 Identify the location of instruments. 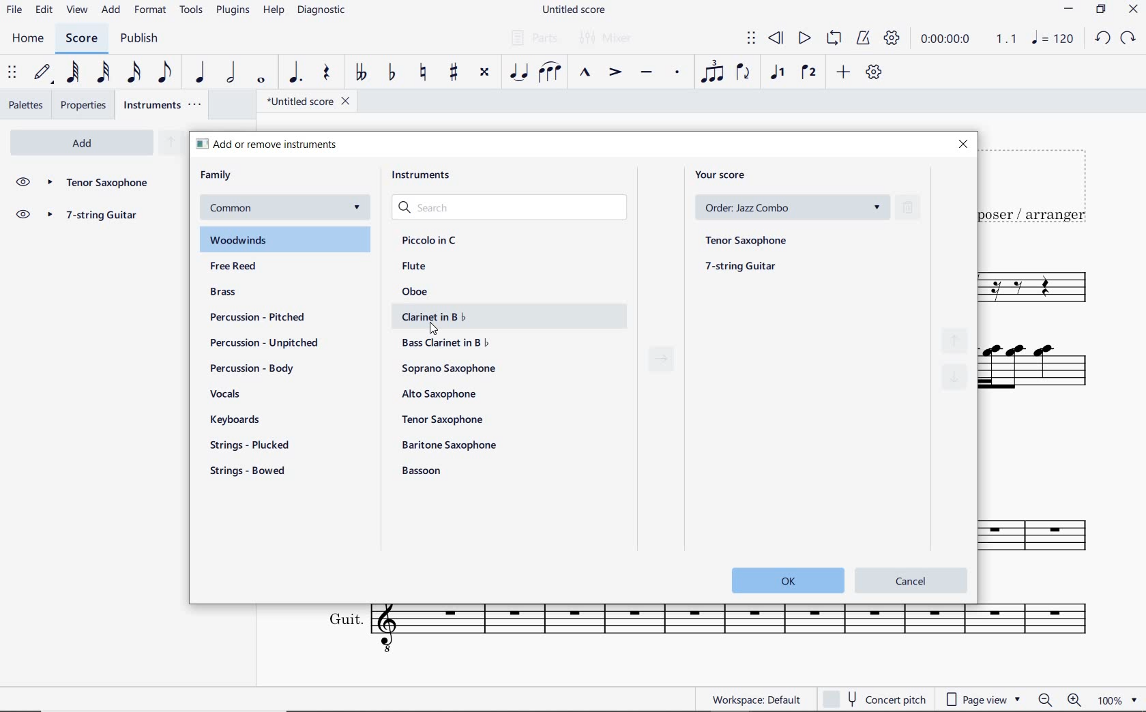
(426, 178).